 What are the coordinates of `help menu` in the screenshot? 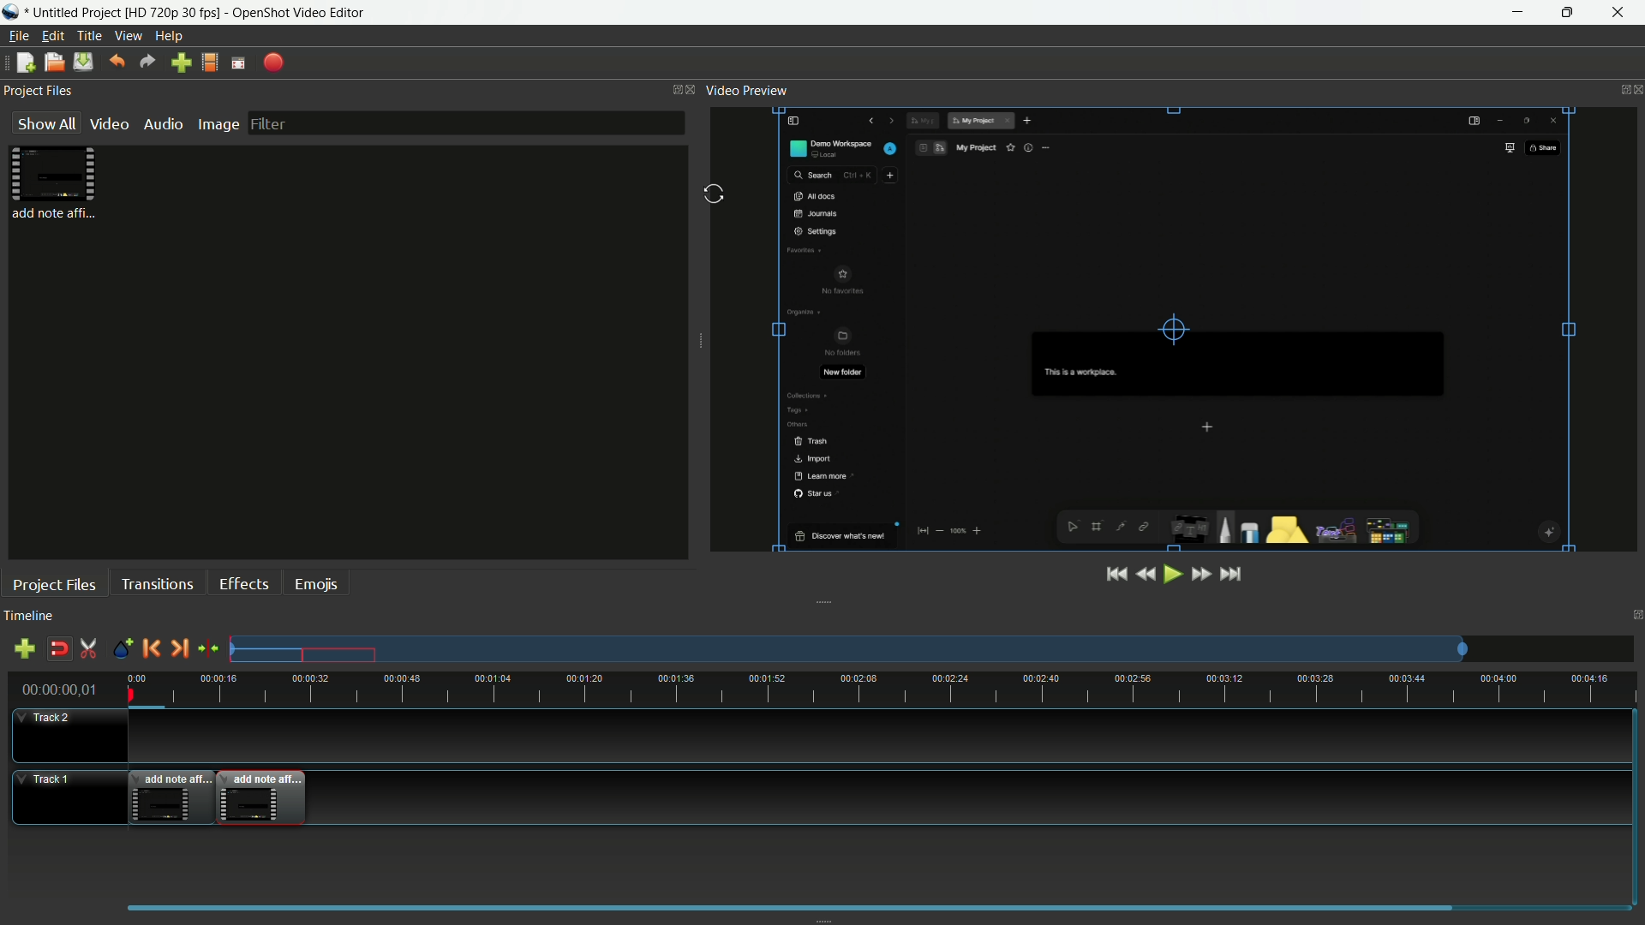 It's located at (169, 37).